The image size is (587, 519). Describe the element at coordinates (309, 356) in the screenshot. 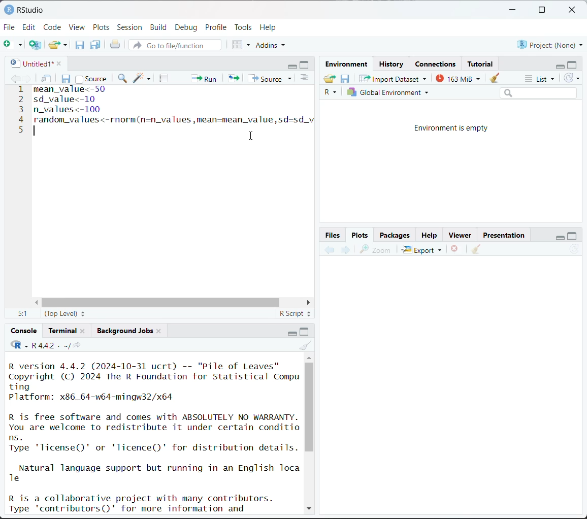

I see `up` at that location.